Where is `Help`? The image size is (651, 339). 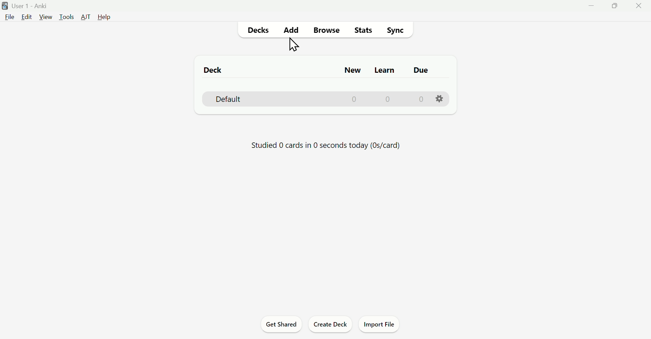
Help is located at coordinates (106, 16).